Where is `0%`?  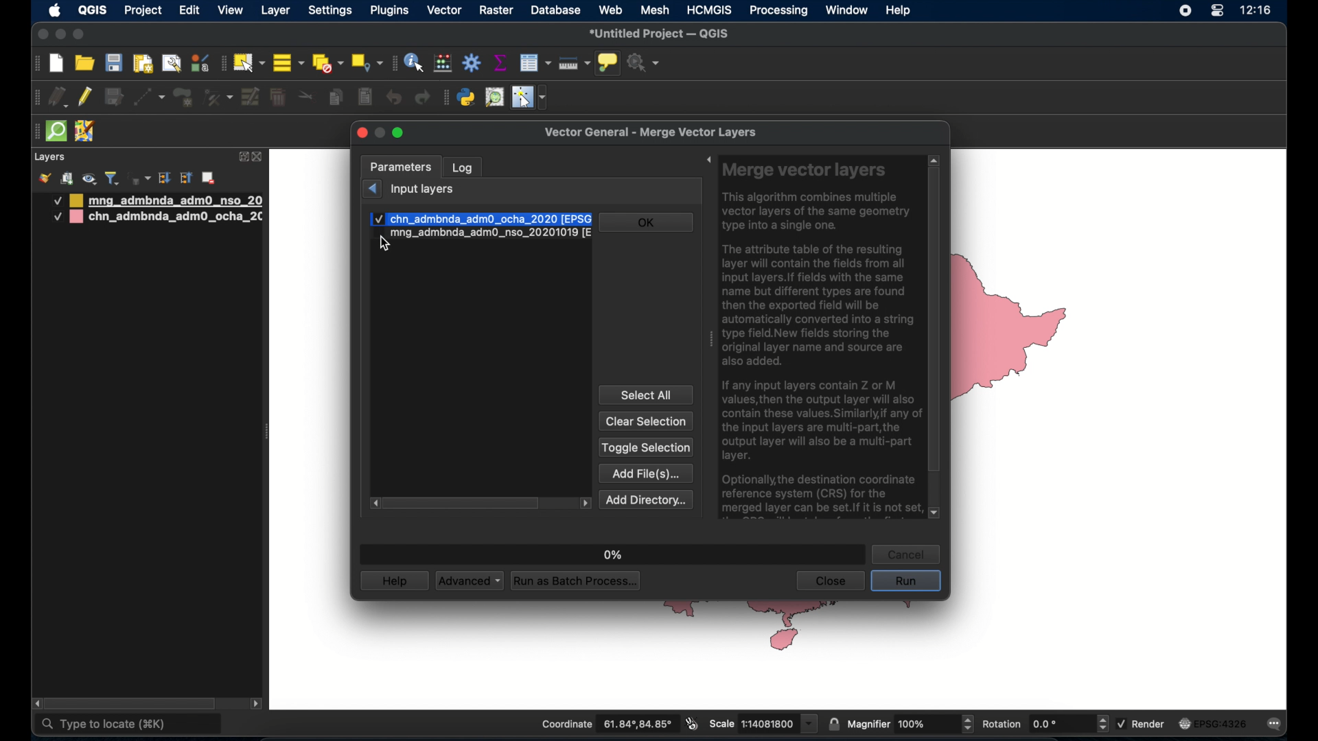 0% is located at coordinates (610, 551).